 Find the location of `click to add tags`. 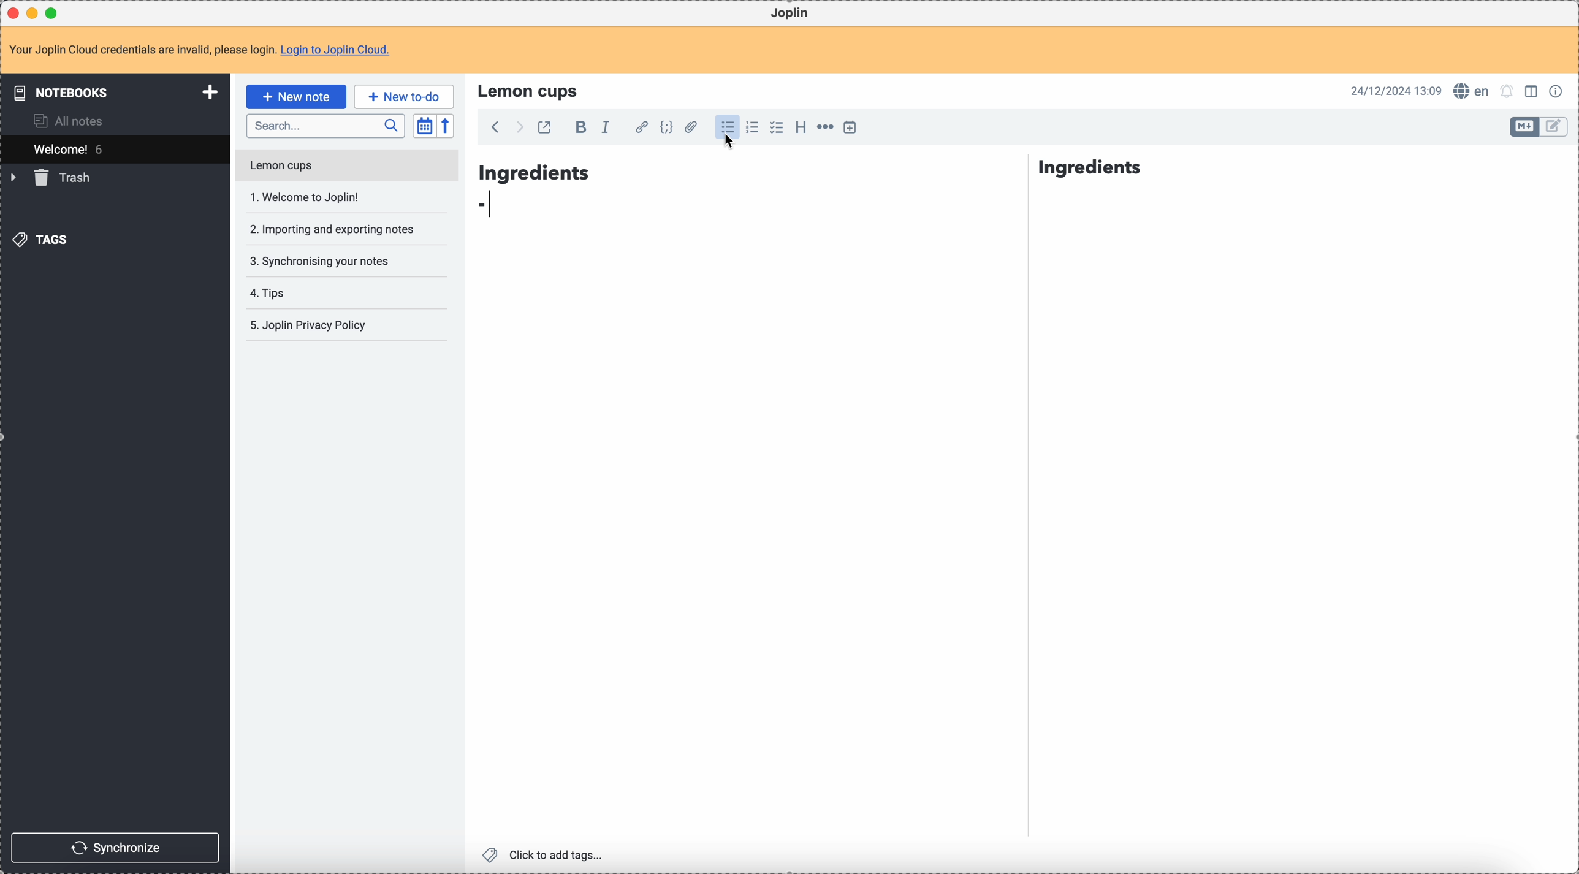

click to add tags is located at coordinates (546, 854).